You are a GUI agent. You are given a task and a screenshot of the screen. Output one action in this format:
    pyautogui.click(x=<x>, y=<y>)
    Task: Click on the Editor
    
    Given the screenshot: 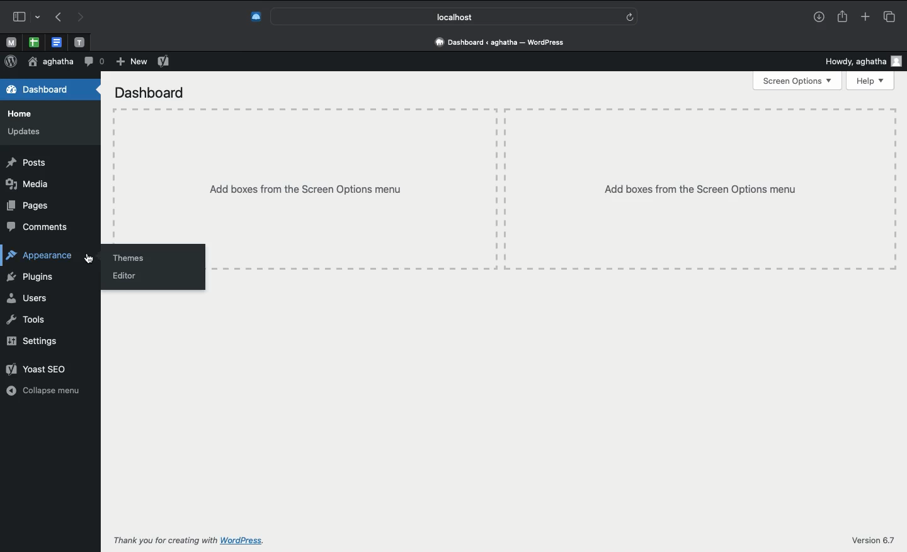 What is the action you would take?
    pyautogui.click(x=128, y=275)
    